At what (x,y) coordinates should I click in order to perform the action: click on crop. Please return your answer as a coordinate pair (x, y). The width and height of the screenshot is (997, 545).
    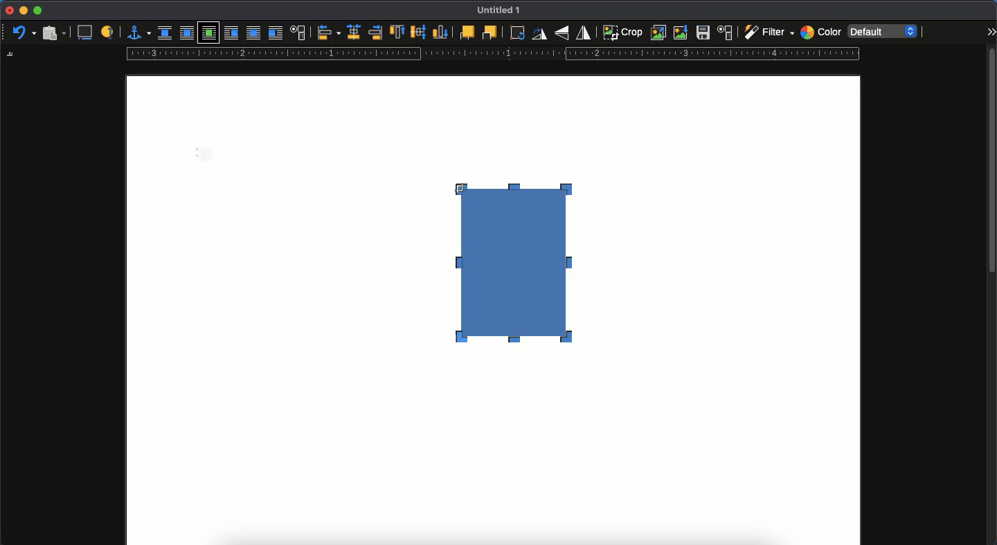
    Looking at the image, I should click on (622, 32).